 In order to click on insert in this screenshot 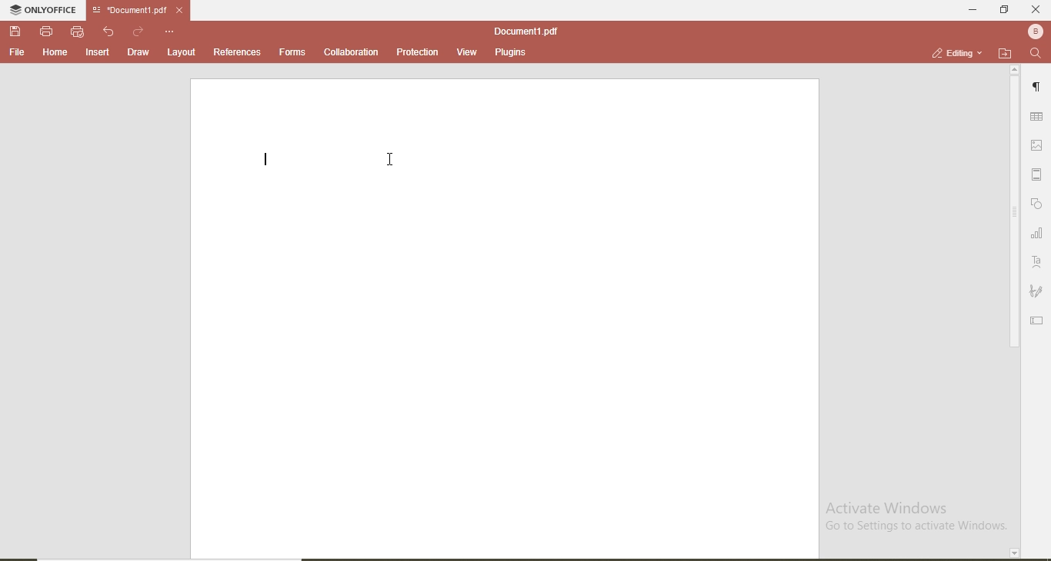, I will do `click(98, 53)`.